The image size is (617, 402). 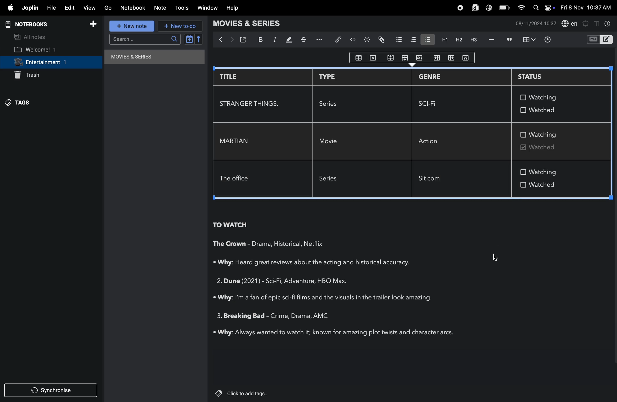 What do you see at coordinates (9, 8) in the screenshot?
I see `apple menu` at bounding box center [9, 8].